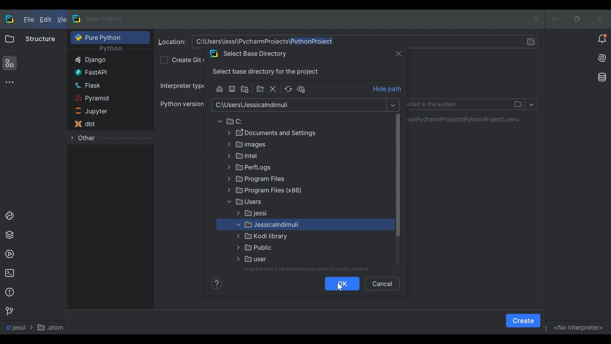 The image size is (611, 344). What do you see at coordinates (101, 72) in the screenshot?
I see `FastAPI` at bounding box center [101, 72].